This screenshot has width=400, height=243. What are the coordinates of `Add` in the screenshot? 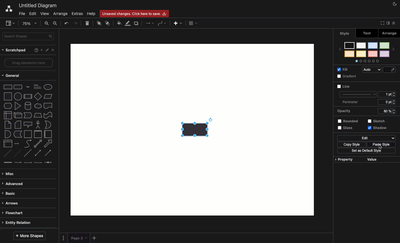 It's located at (41, 50).